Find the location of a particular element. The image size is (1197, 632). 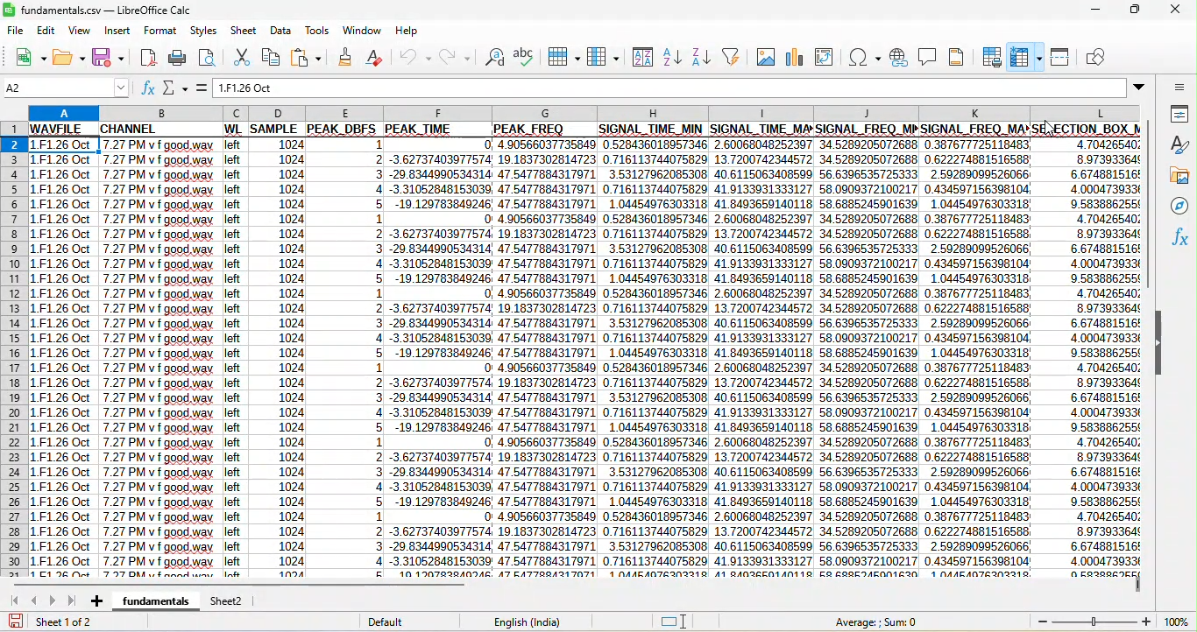

undo is located at coordinates (415, 57).